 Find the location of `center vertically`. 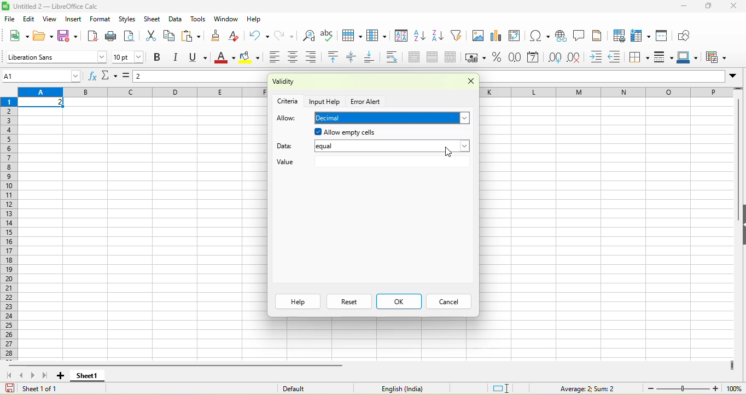

center vertically is located at coordinates (354, 57).